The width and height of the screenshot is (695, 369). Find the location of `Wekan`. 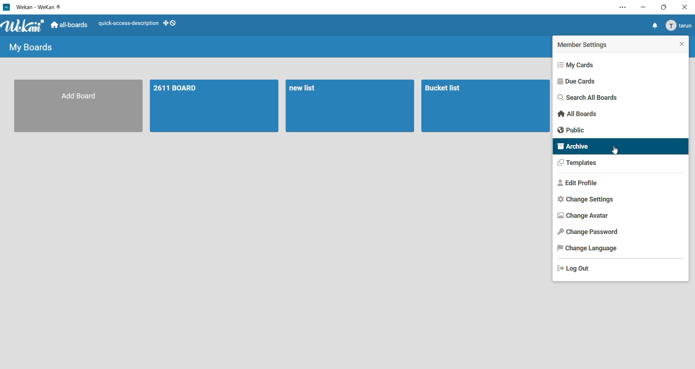

Wekan is located at coordinates (24, 25).